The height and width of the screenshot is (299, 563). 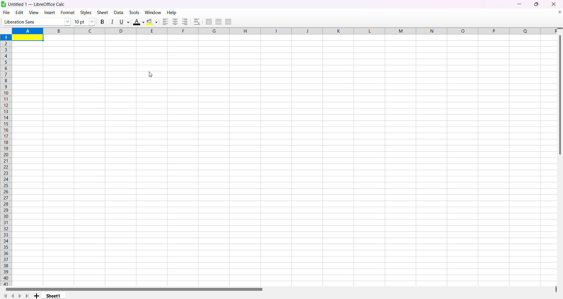 I want to click on italic, so click(x=111, y=22).